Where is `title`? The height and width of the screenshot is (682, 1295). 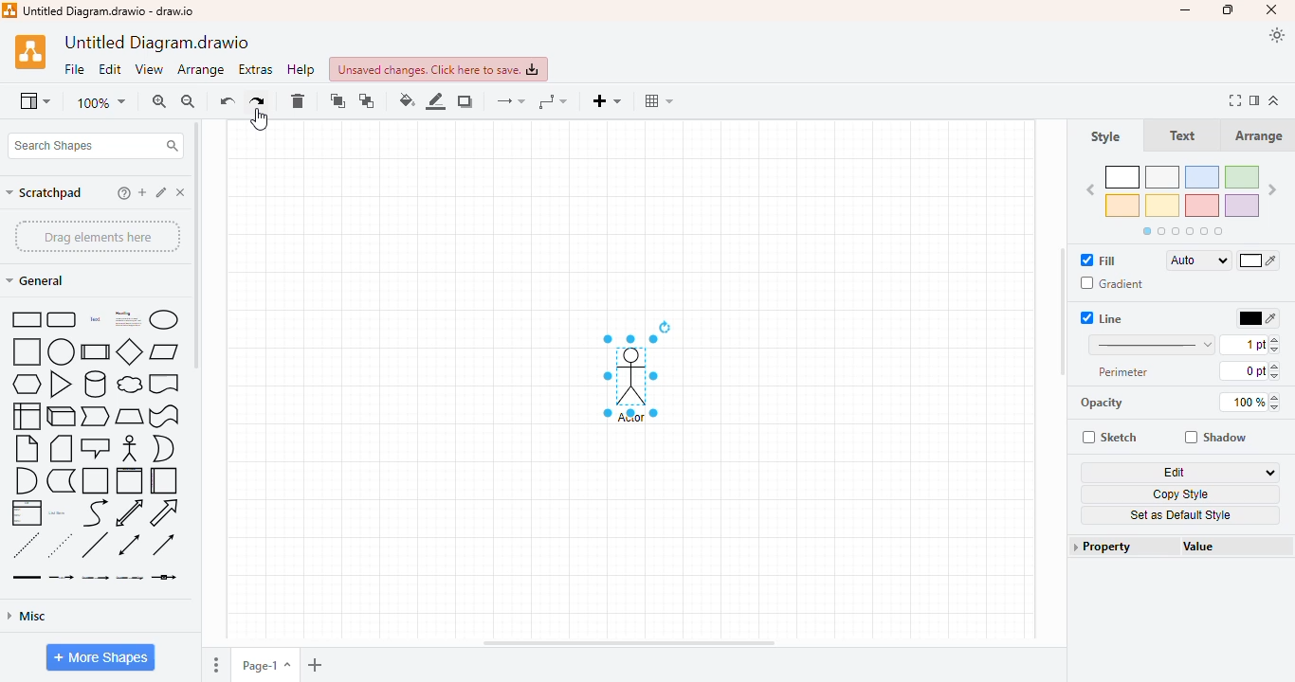
title is located at coordinates (155, 43).